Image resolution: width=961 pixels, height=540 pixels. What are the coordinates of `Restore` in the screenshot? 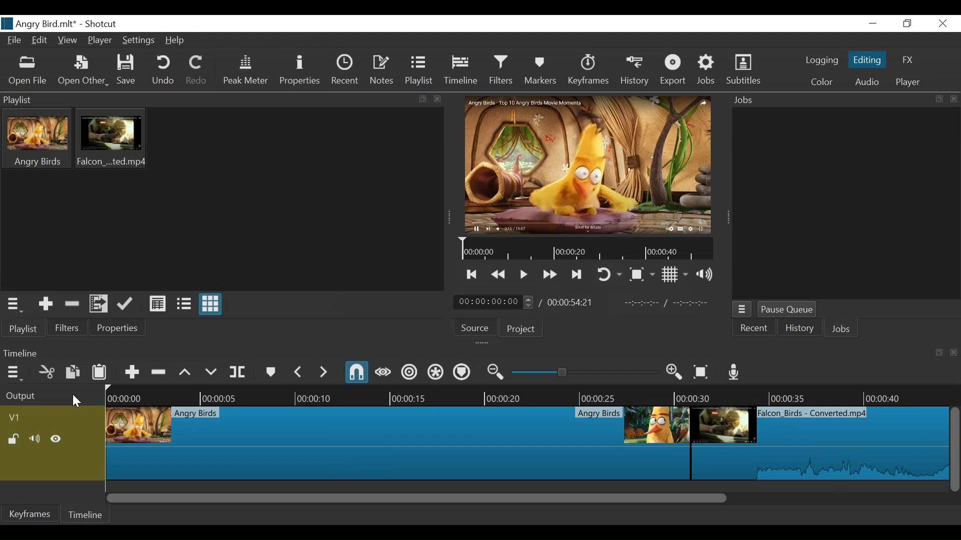 It's located at (908, 24).